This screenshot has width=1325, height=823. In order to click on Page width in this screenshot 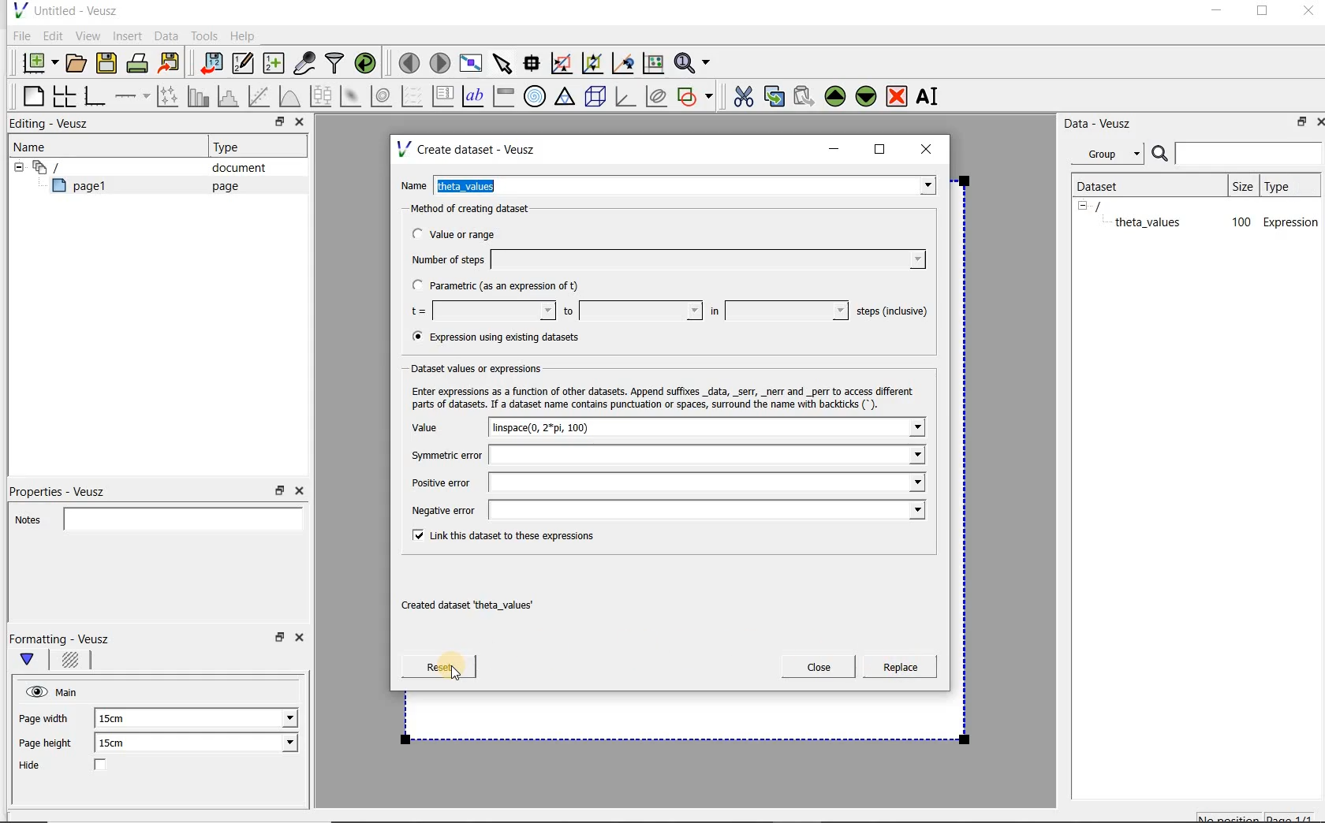, I will do `click(44, 716)`.